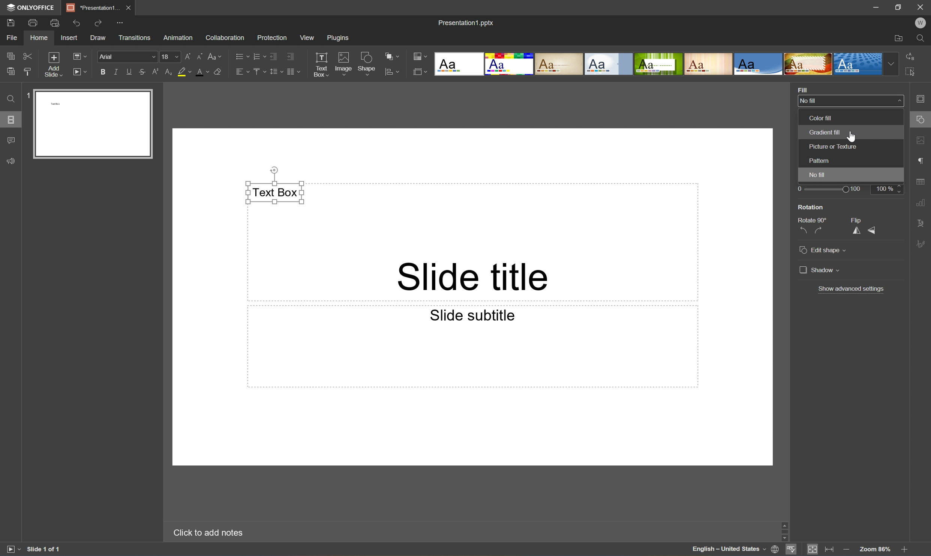 The height and width of the screenshot is (556, 931). I want to click on Rotate 90° countercolckwise, so click(805, 231).